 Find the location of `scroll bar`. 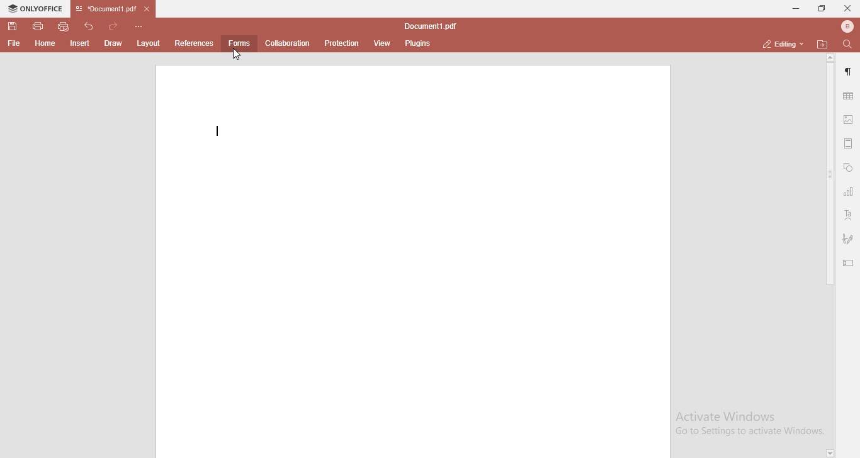

scroll bar is located at coordinates (829, 174).